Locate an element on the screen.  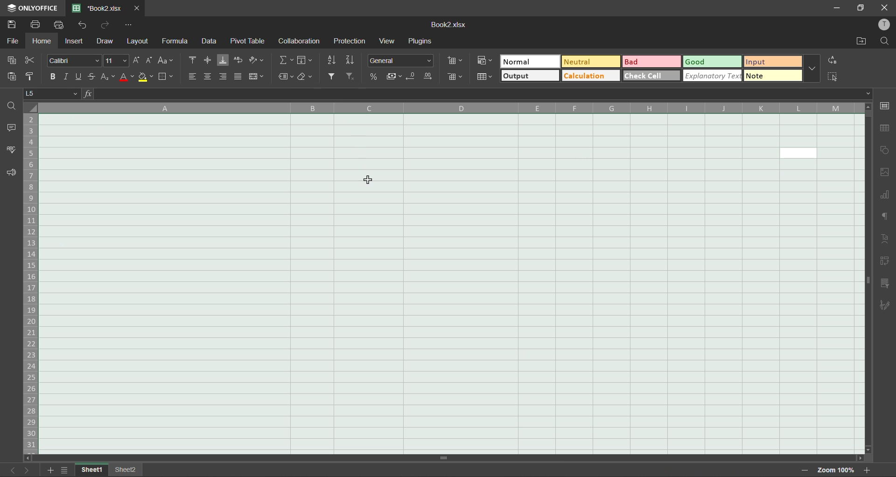
align middle is located at coordinates (208, 60).